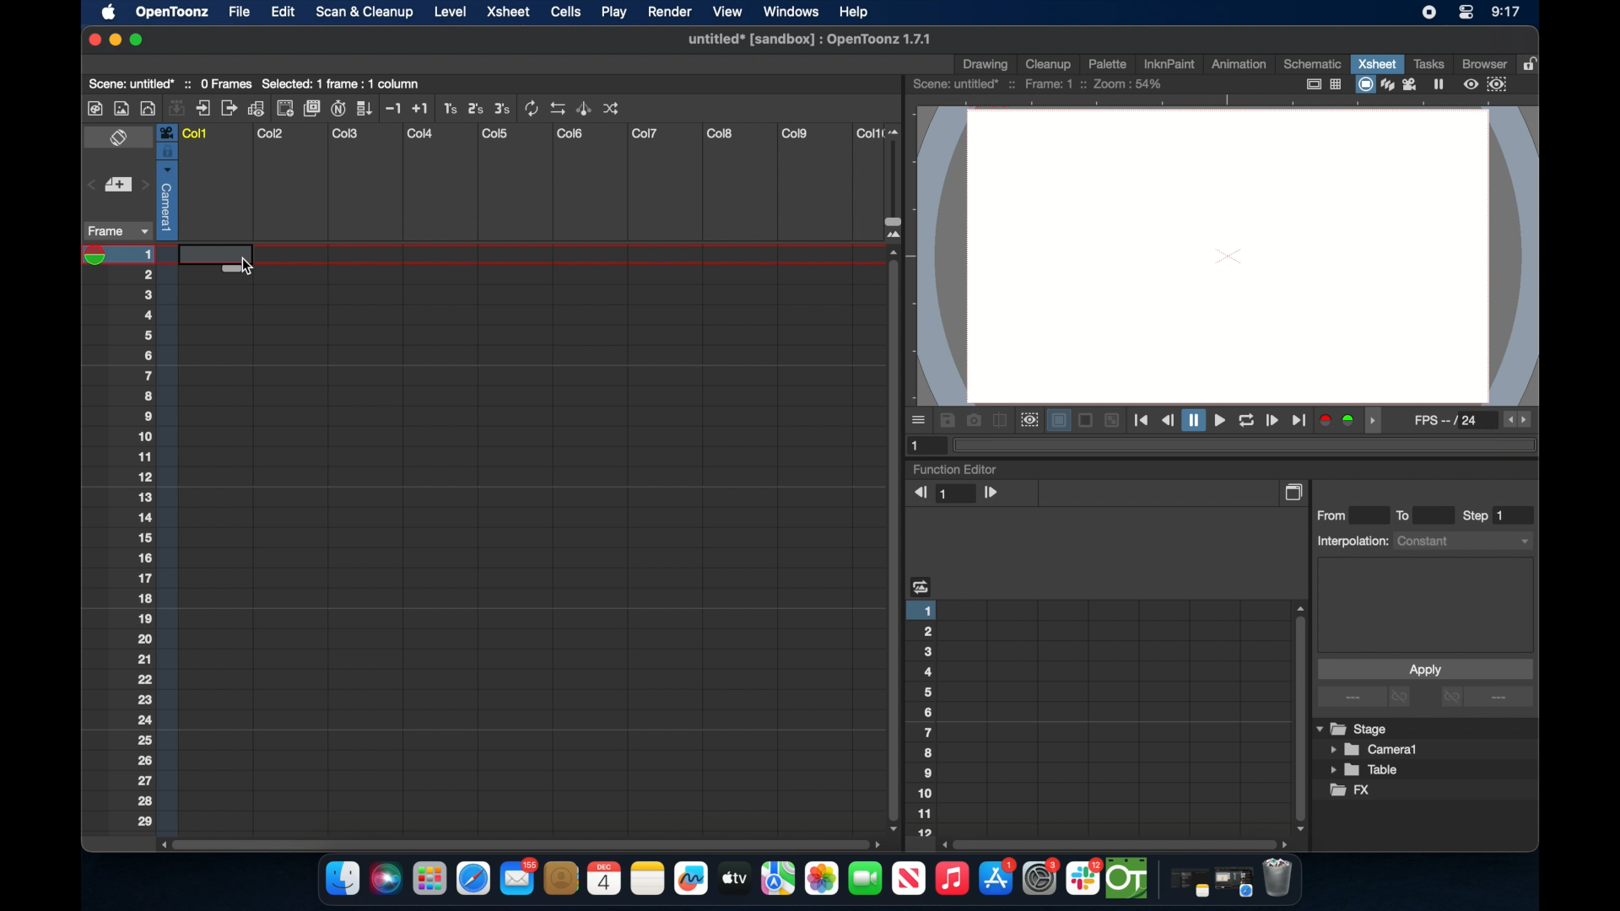 This screenshot has width=1620, height=911. What do you see at coordinates (951, 879) in the screenshot?
I see `music` at bounding box center [951, 879].